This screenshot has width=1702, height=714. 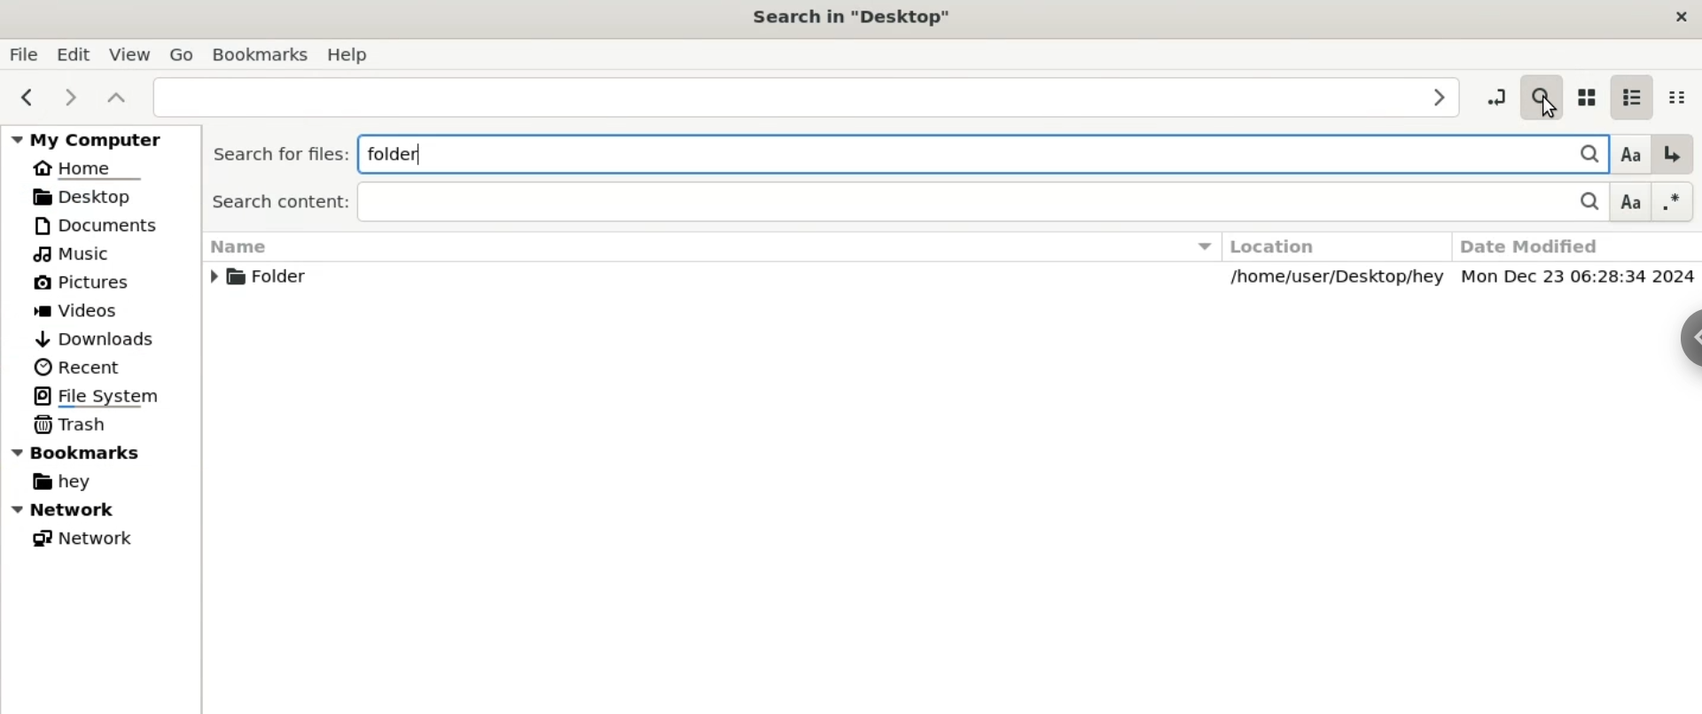 I want to click on Search, so click(x=1541, y=93).